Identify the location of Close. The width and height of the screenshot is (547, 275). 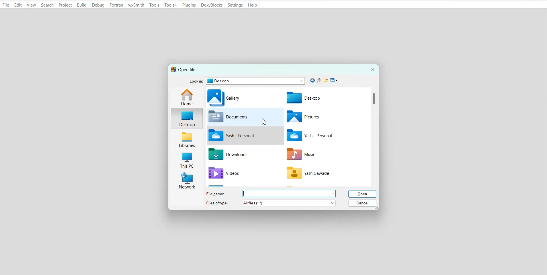
(373, 69).